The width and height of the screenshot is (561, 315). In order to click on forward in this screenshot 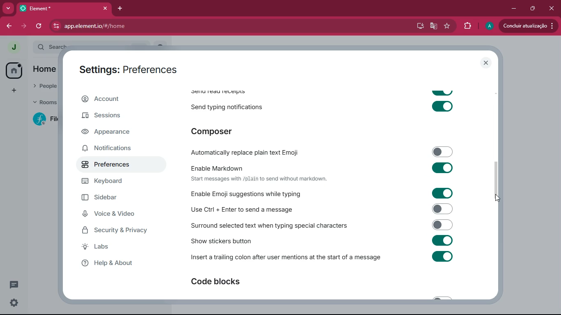, I will do `click(23, 26)`.